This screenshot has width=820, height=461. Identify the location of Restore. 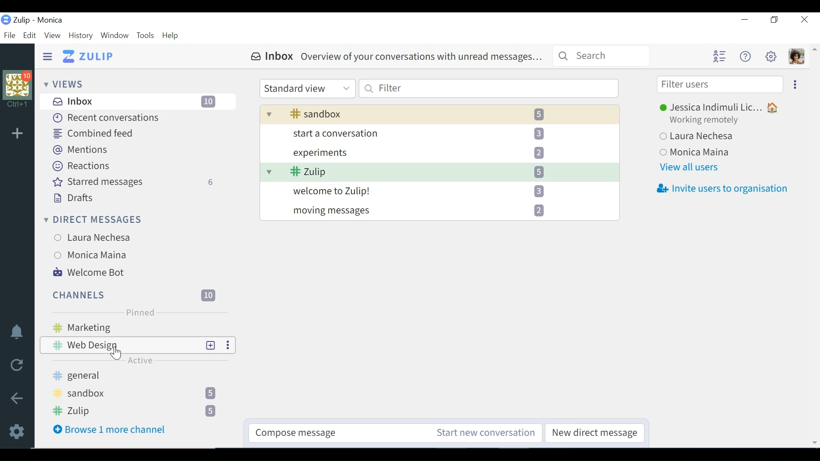
(775, 20).